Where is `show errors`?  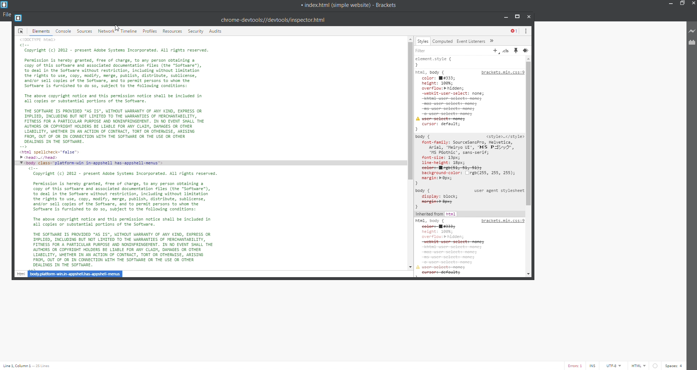 show errors is located at coordinates (513, 31).